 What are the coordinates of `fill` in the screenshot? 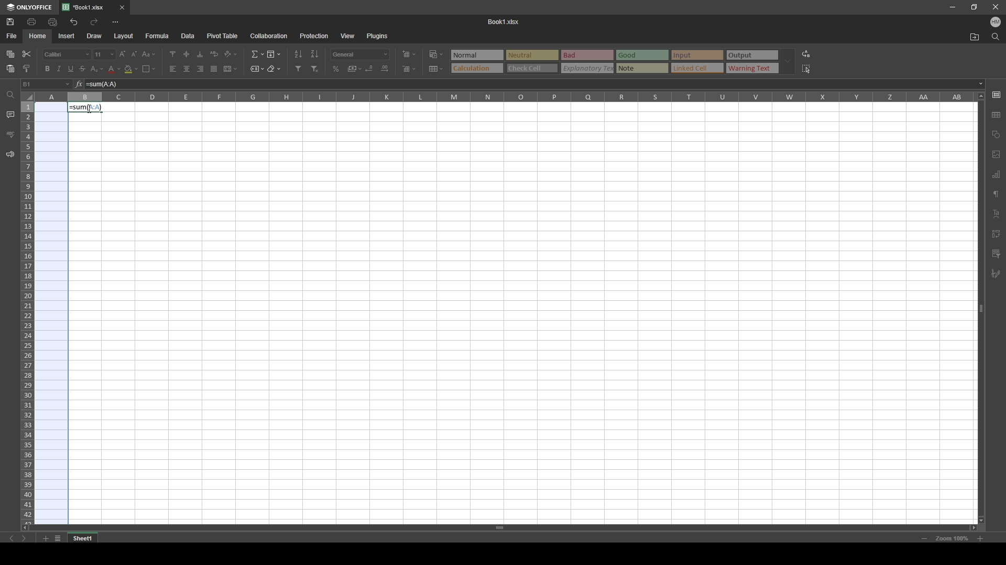 It's located at (274, 53).